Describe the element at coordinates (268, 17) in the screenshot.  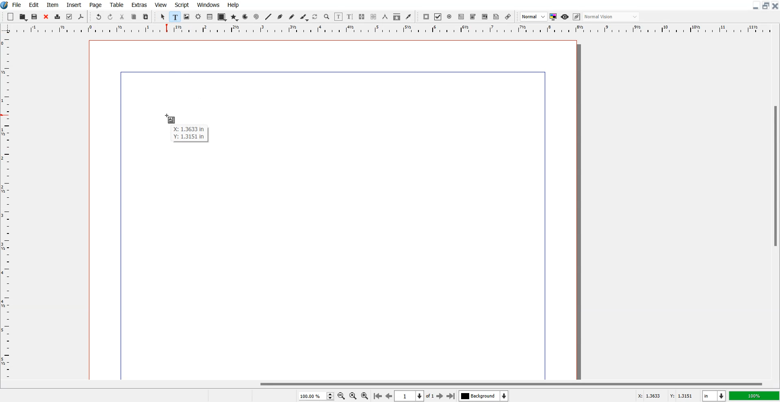
I see `Line` at that location.